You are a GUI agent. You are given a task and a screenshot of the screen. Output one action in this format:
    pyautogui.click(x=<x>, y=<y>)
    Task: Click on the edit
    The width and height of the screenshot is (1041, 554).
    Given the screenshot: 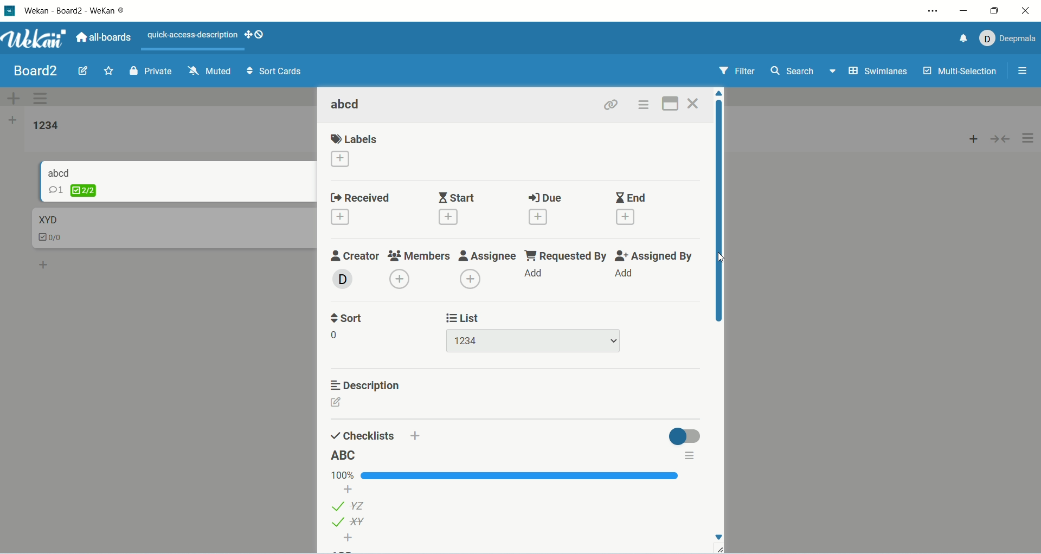 What is the action you would take?
    pyautogui.click(x=340, y=403)
    